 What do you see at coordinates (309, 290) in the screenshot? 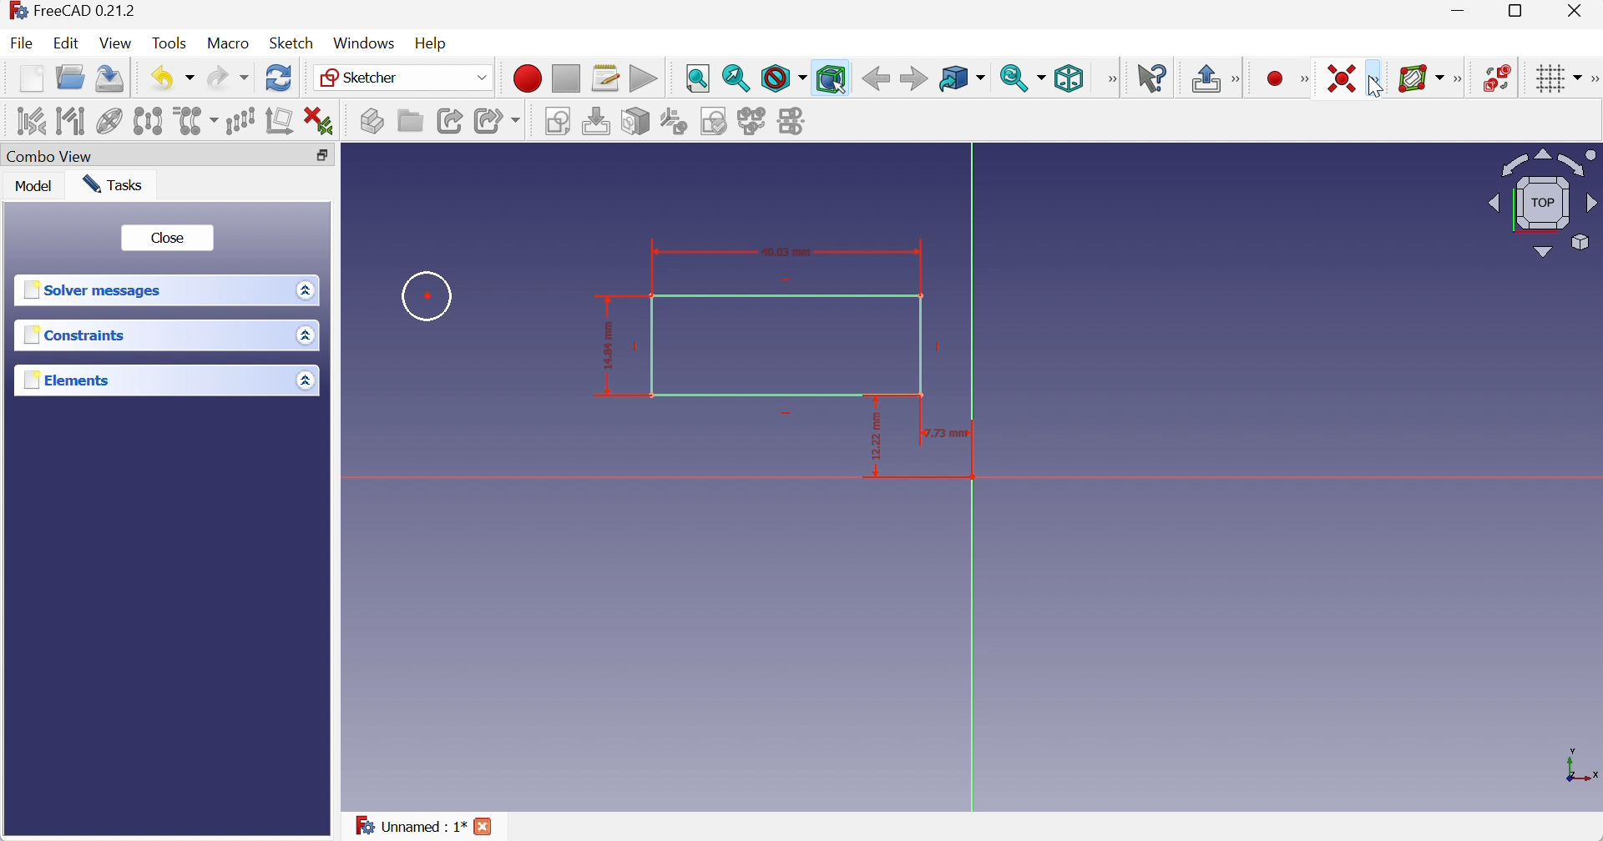
I see `Drop down` at bounding box center [309, 290].